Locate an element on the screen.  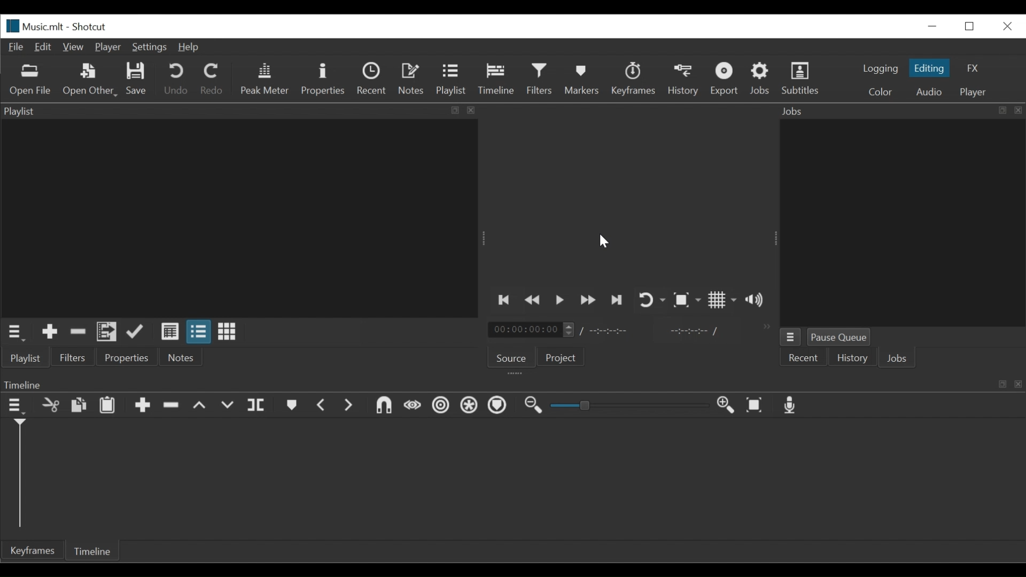
Toggle play or pause is located at coordinates (560, 301).